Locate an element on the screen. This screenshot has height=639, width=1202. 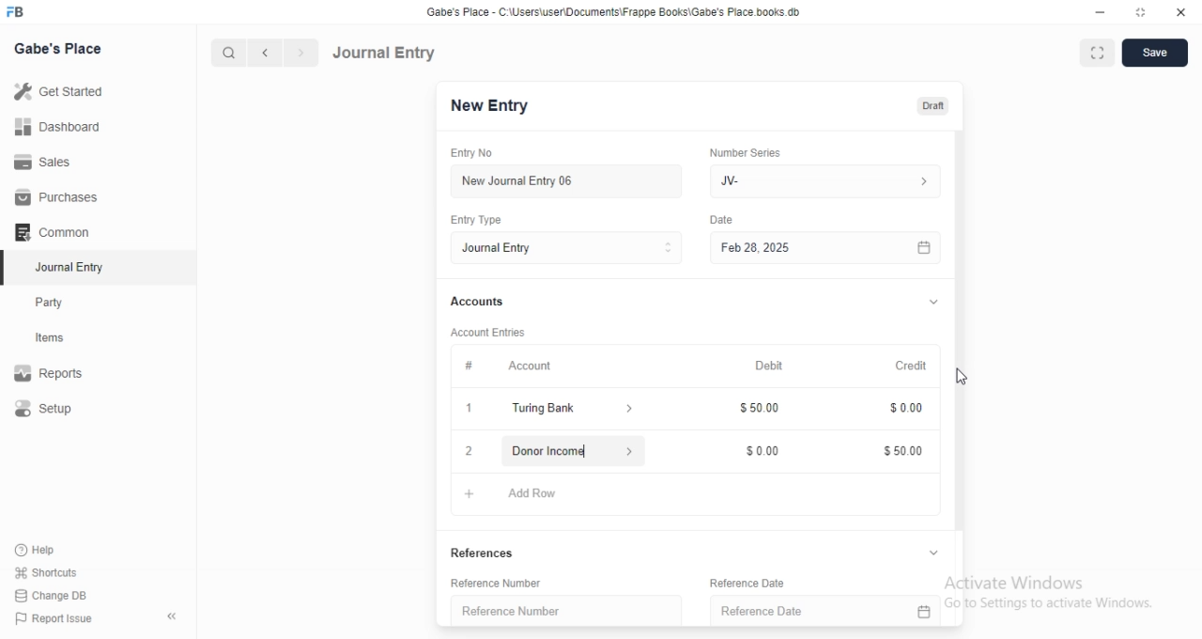
New Entry is located at coordinates (487, 106).